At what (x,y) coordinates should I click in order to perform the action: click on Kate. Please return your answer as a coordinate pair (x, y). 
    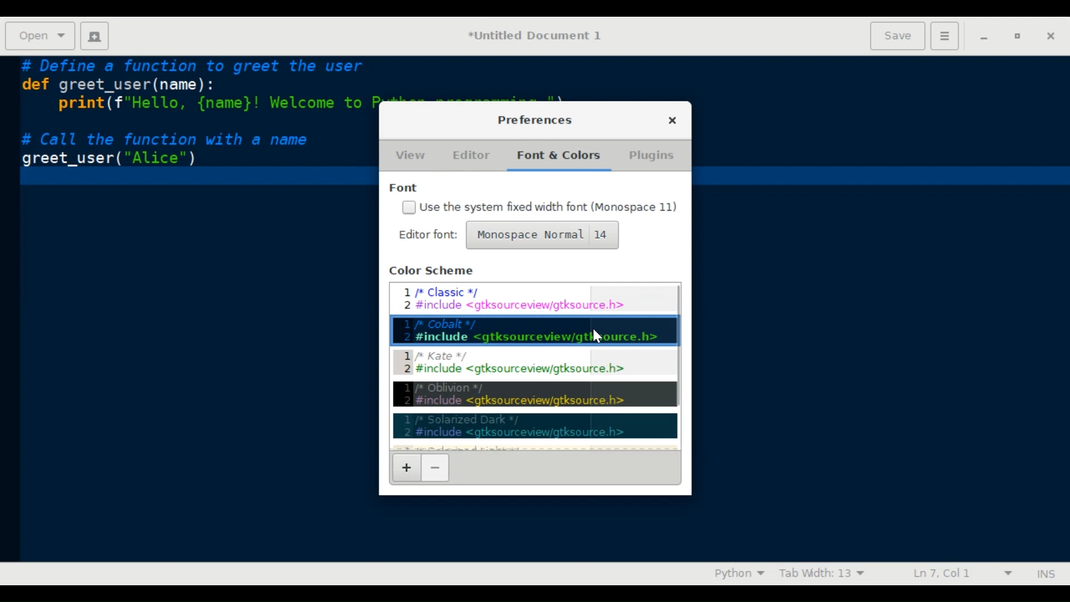
    Looking at the image, I should click on (537, 363).